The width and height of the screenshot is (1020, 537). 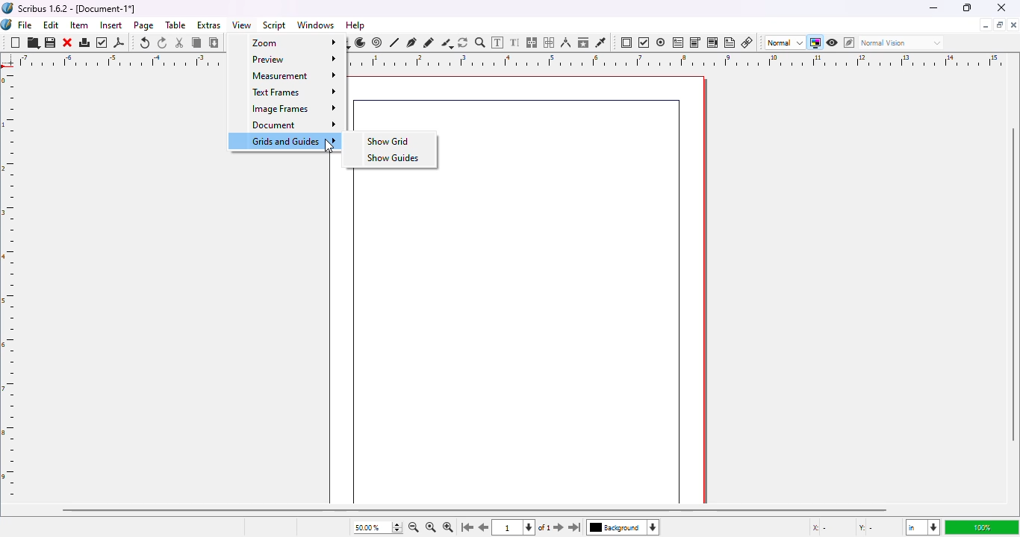 I want to click on normal, so click(x=784, y=43).